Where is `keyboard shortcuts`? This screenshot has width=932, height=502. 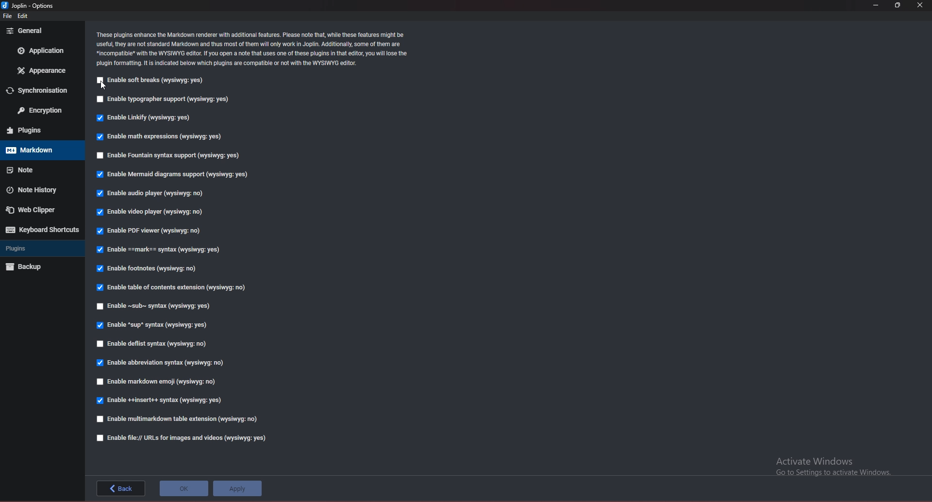 keyboard shortcuts is located at coordinates (41, 230).